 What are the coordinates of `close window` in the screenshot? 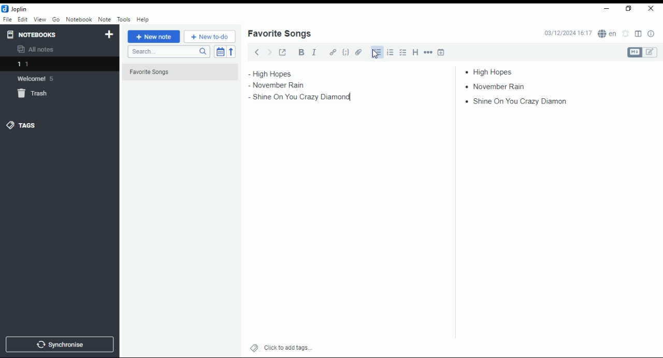 It's located at (652, 9).